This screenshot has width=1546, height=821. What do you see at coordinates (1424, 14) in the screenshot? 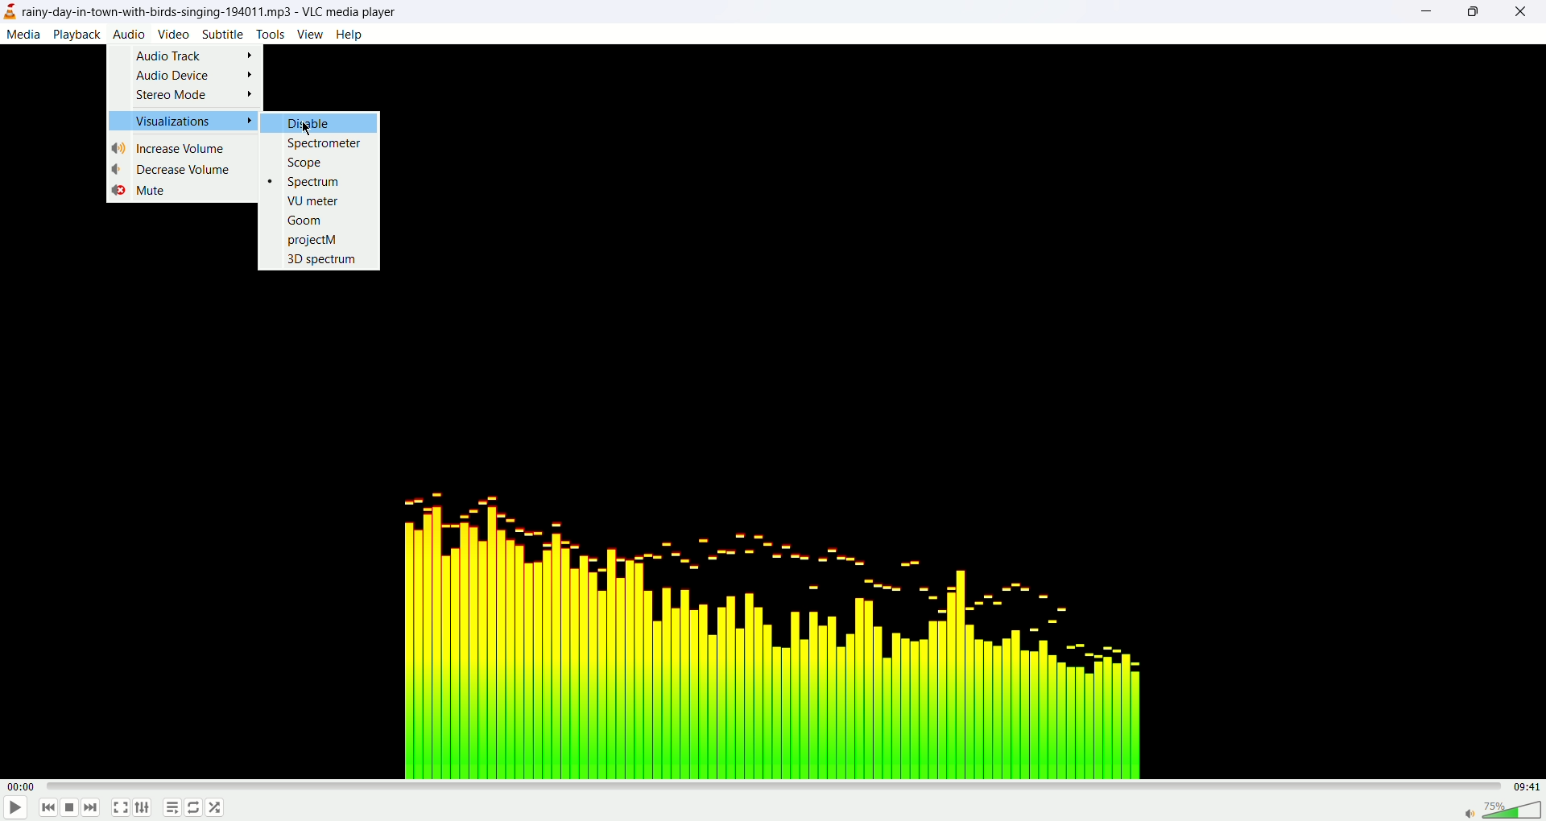
I see `minimize` at bounding box center [1424, 14].